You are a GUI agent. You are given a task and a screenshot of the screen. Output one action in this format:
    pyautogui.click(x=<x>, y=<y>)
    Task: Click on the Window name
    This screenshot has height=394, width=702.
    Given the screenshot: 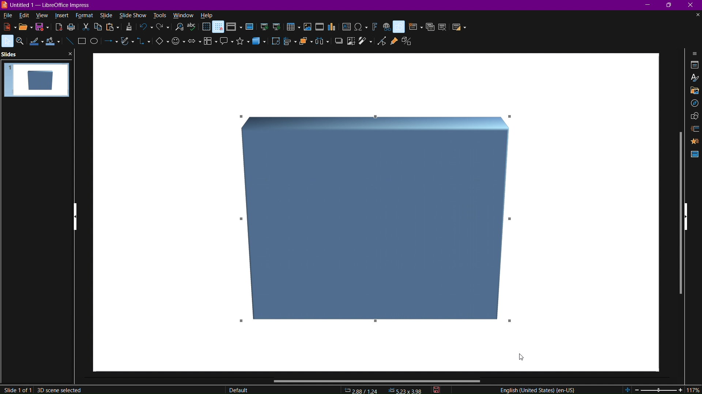 What is the action you would take?
    pyautogui.click(x=47, y=5)
    